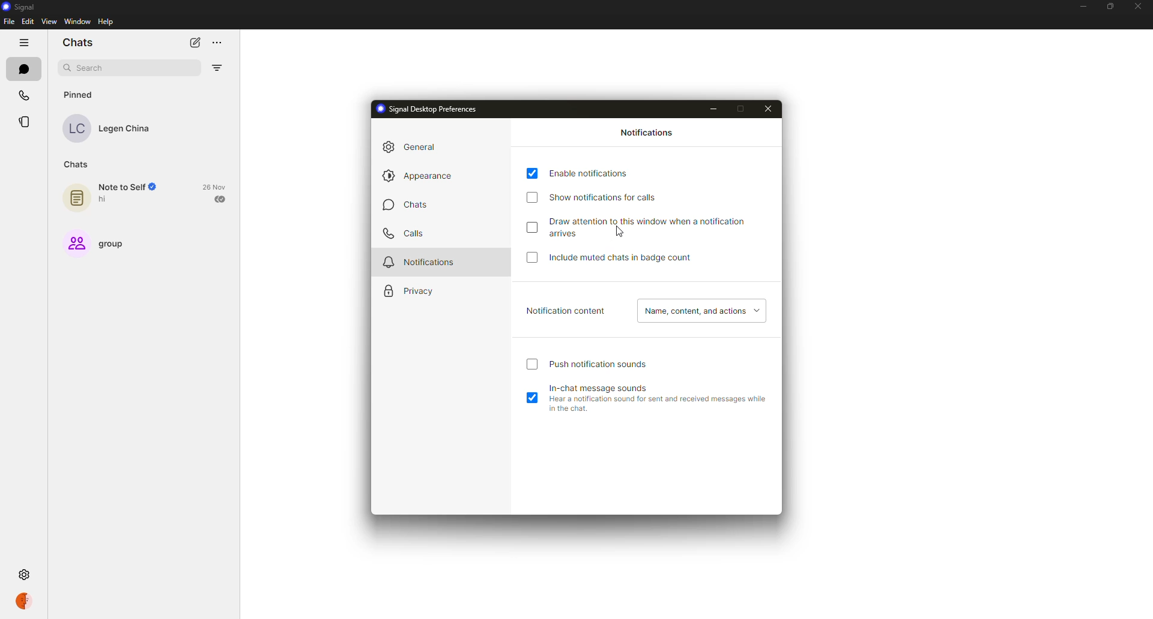 This screenshot has height=619, width=1153. I want to click on calls, so click(25, 95).